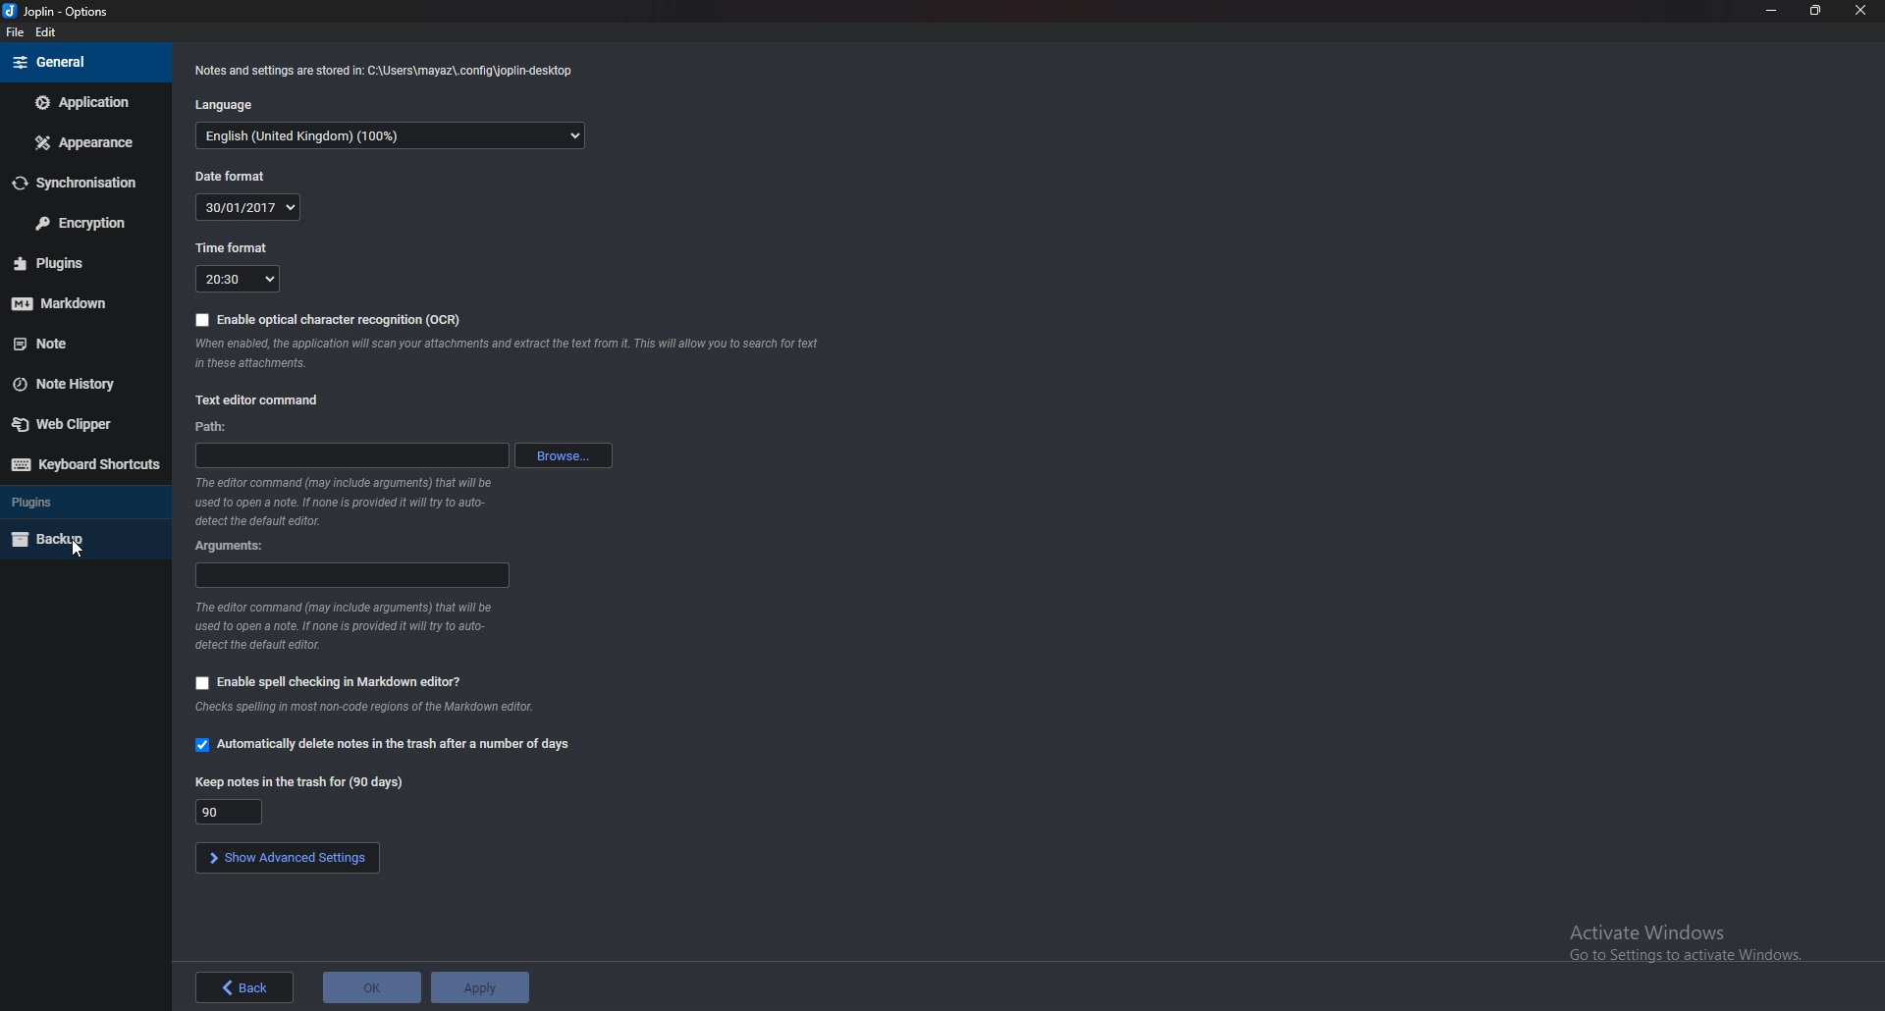 This screenshot has height=1011, width=1885. Describe the element at coordinates (238, 278) in the screenshot. I see `20:30` at that location.